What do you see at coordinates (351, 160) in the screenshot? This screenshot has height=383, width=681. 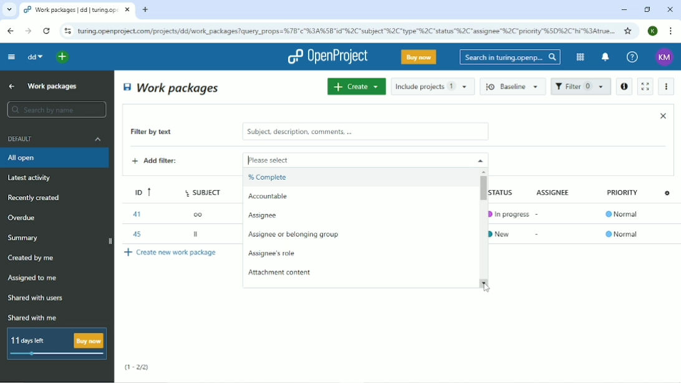 I see `Please select` at bounding box center [351, 160].